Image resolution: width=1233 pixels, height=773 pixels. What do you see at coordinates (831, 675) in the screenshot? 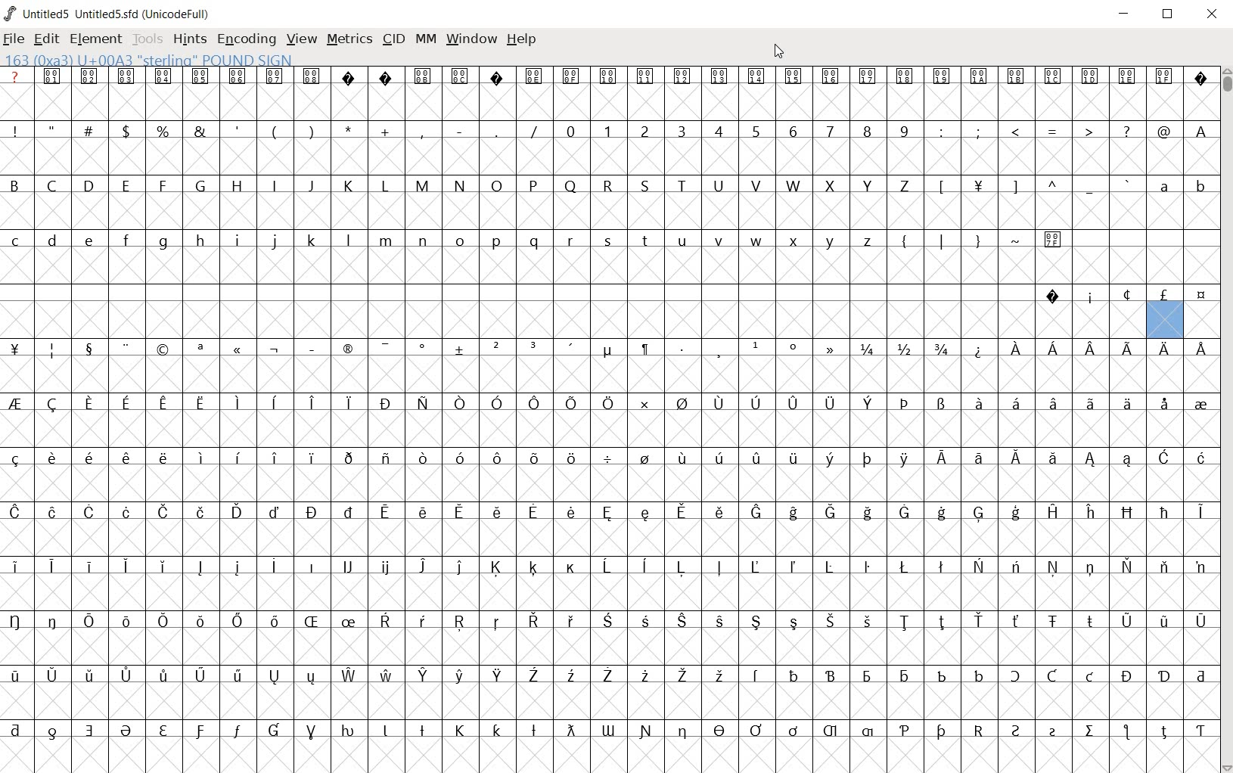
I see `Symbol` at bounding box center [831, 675].